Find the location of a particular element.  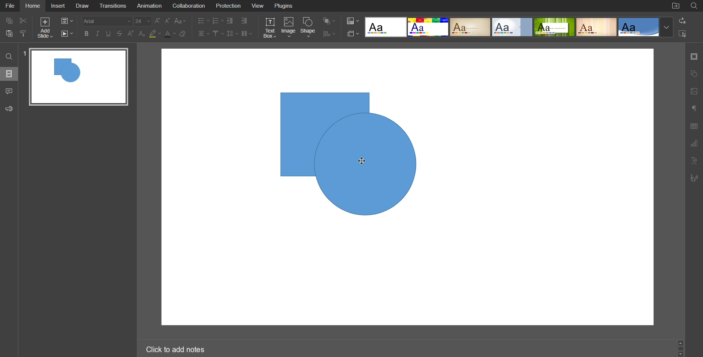

Slides is located at coordinates (8, 73).